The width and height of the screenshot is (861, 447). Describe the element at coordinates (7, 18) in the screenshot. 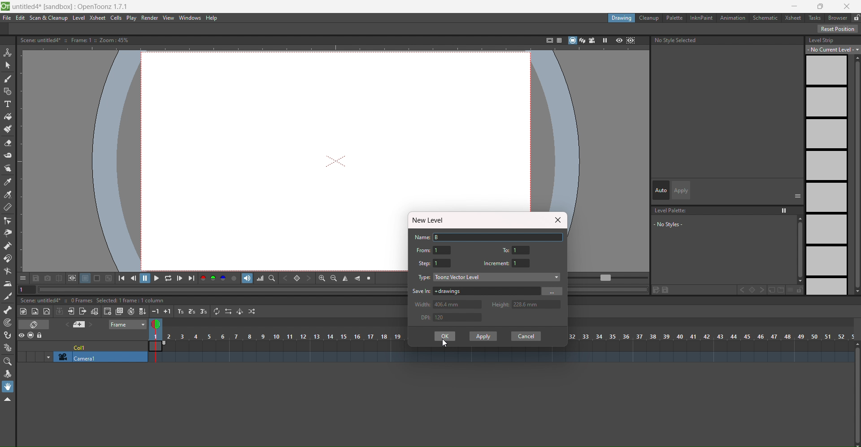

I see `file` at that location.